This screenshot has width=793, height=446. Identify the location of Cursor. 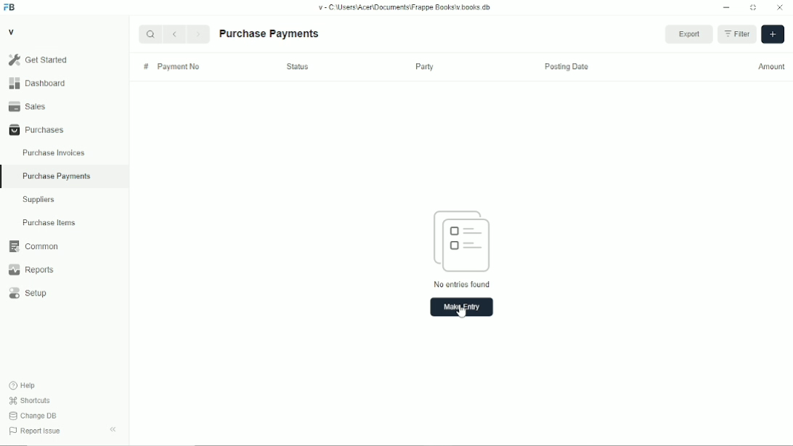
(461, 311).